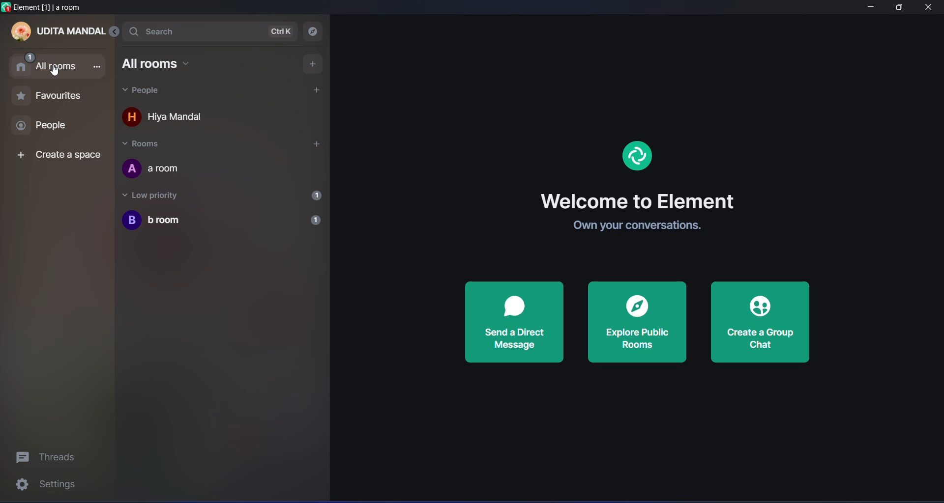  What do you see at coordinates (760, 322) in the screenshot?
I see `Create a Group Chat` at bounding box center [760, 322].